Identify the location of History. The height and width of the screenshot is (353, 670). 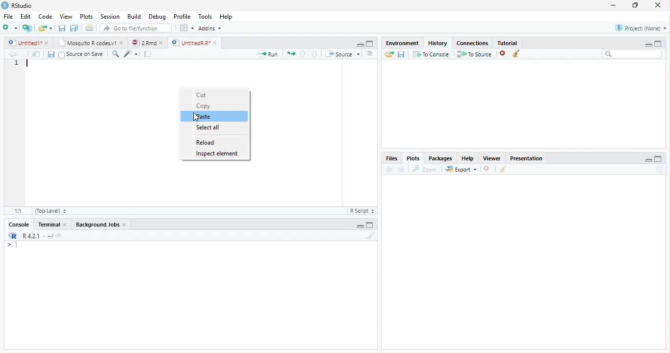
(438, 43).